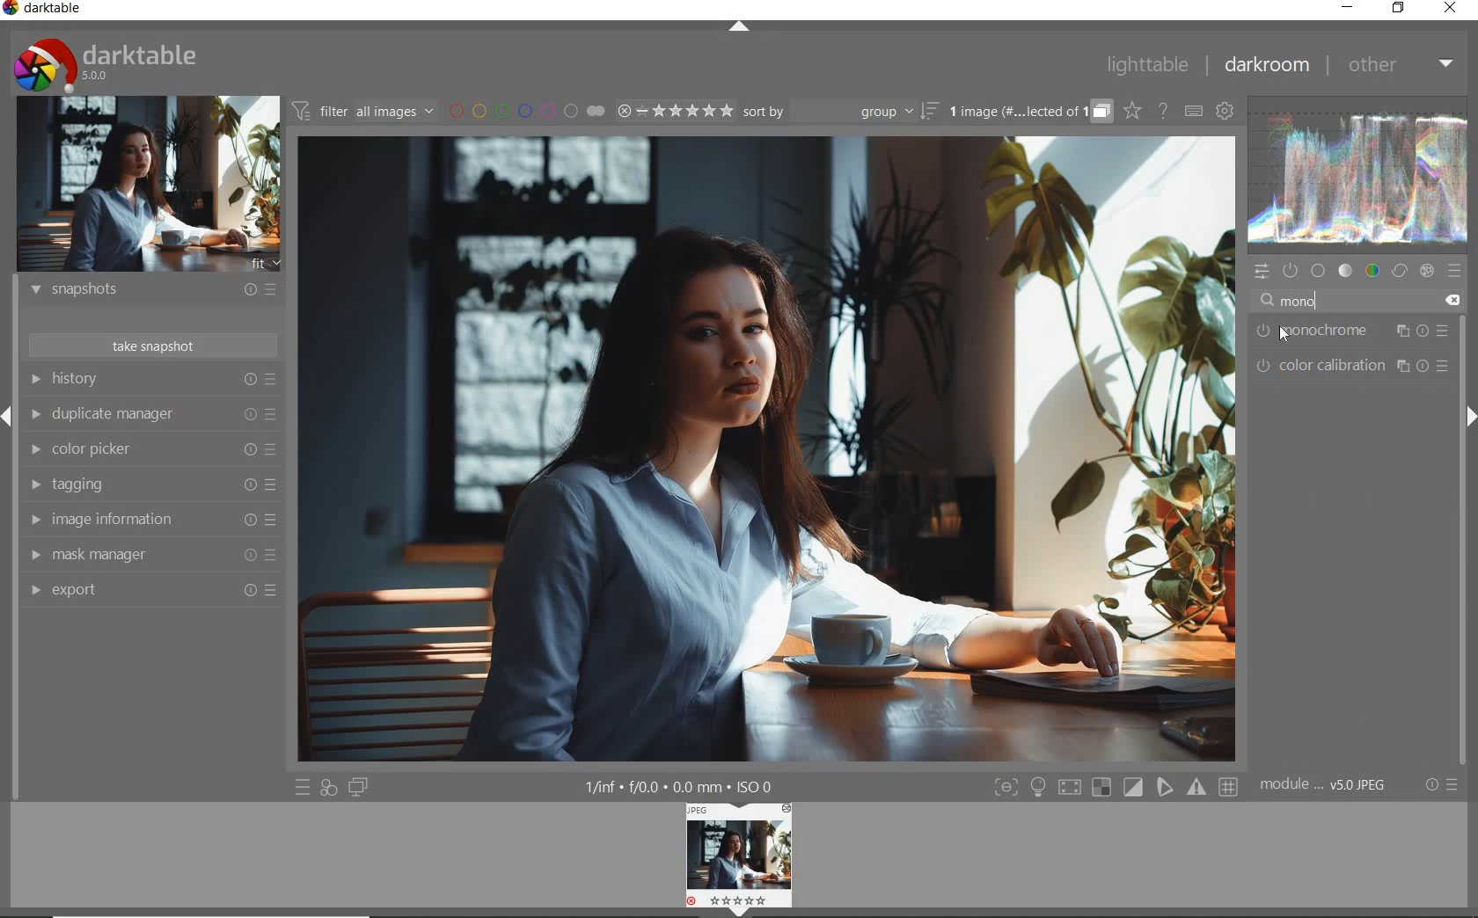 The image size is (1478, 918). Describe the element at coordinates (1347, 271) in the screenshot. I see `tone` at that location.